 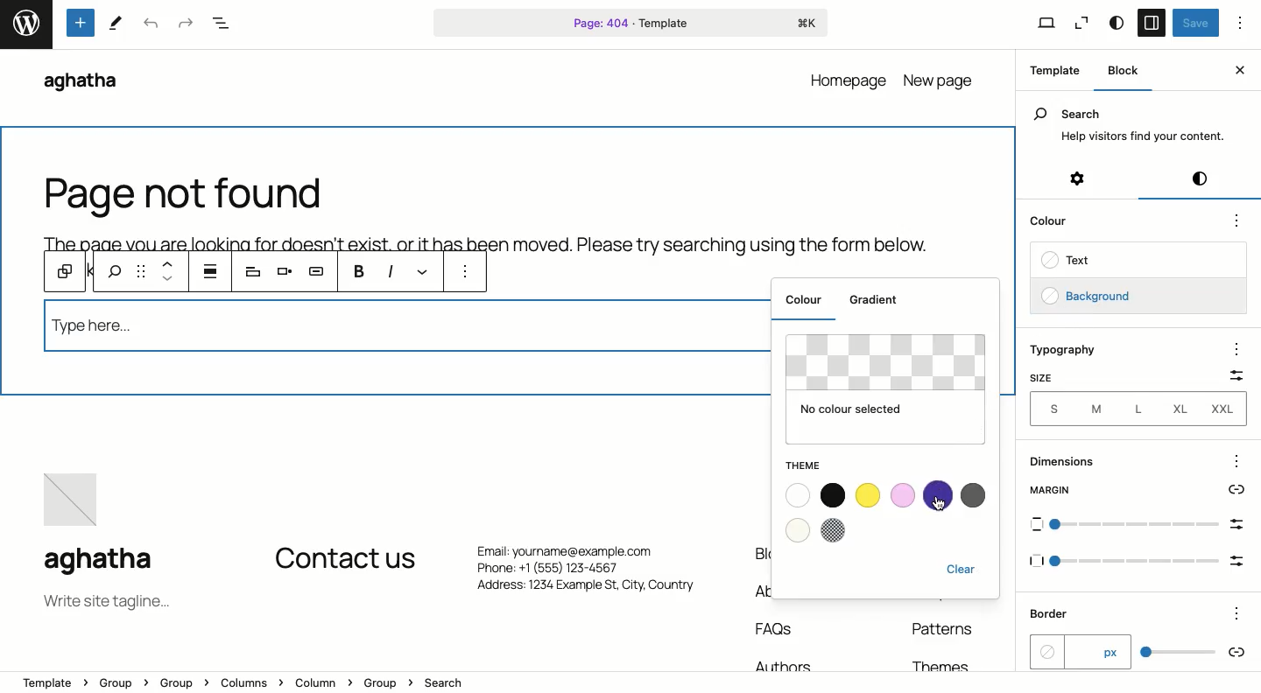 I want to click on , so click(x=482, y=244).